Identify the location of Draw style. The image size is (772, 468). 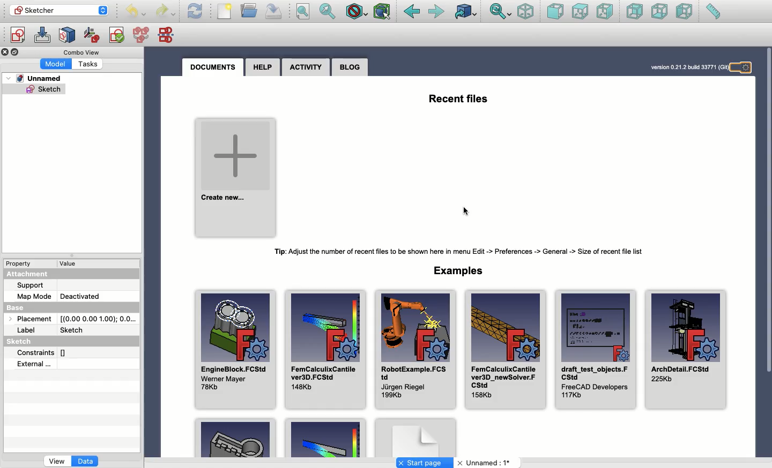
(358, 11).